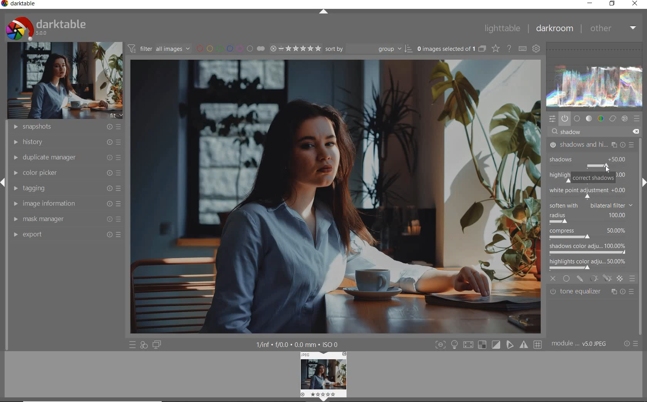 This screenshot has width=647, height=402. Describe the element at coordinates (592, 144) in the screenshot. I see `shadows & highlights` at that location.